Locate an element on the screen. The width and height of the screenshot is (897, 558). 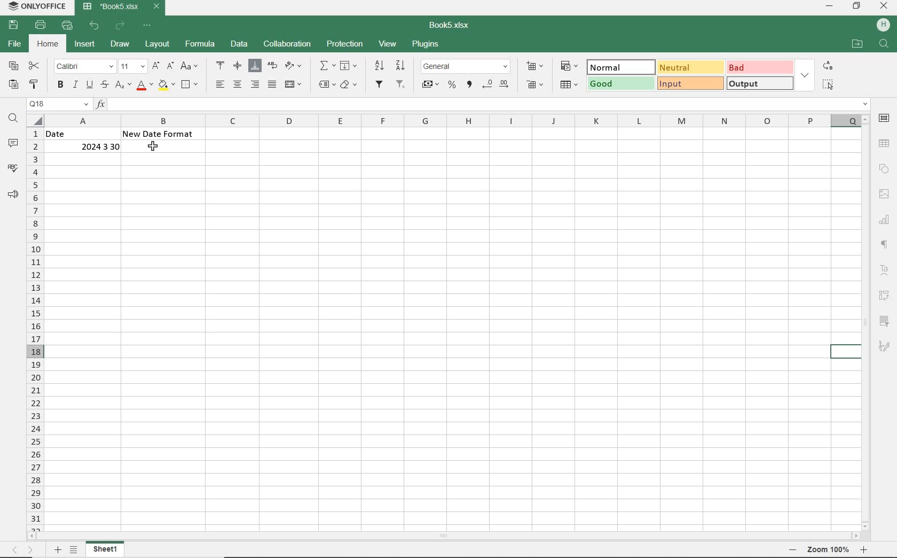
PRINT is located at coordinates (41, 24).